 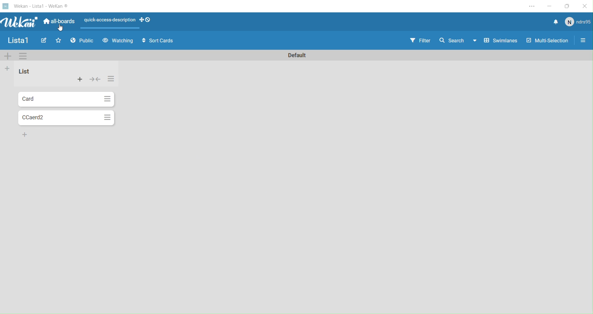 What do you see at coordinates (81, 41) in the screenshot?
I see `Public` at bounding box center [81, 41].